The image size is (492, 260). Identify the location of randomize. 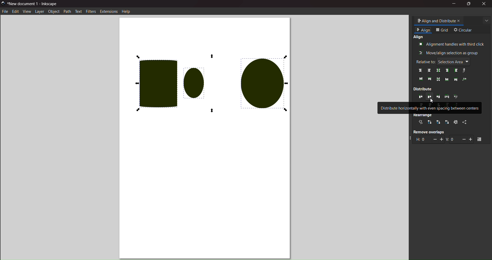
(456, 122).